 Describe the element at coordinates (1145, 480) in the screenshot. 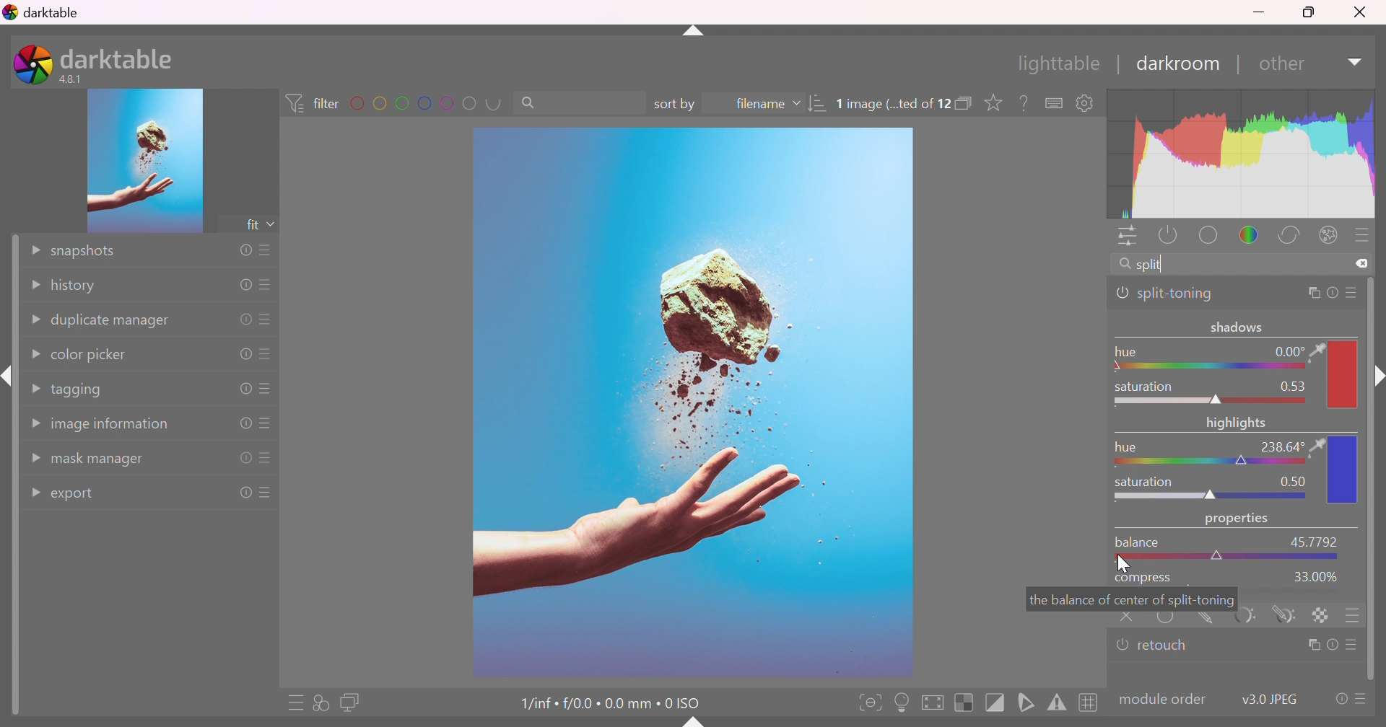

I see `saturation` at that location.